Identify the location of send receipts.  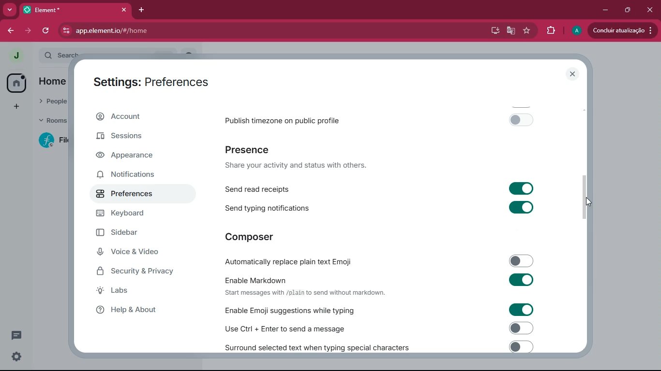
(381, 188).